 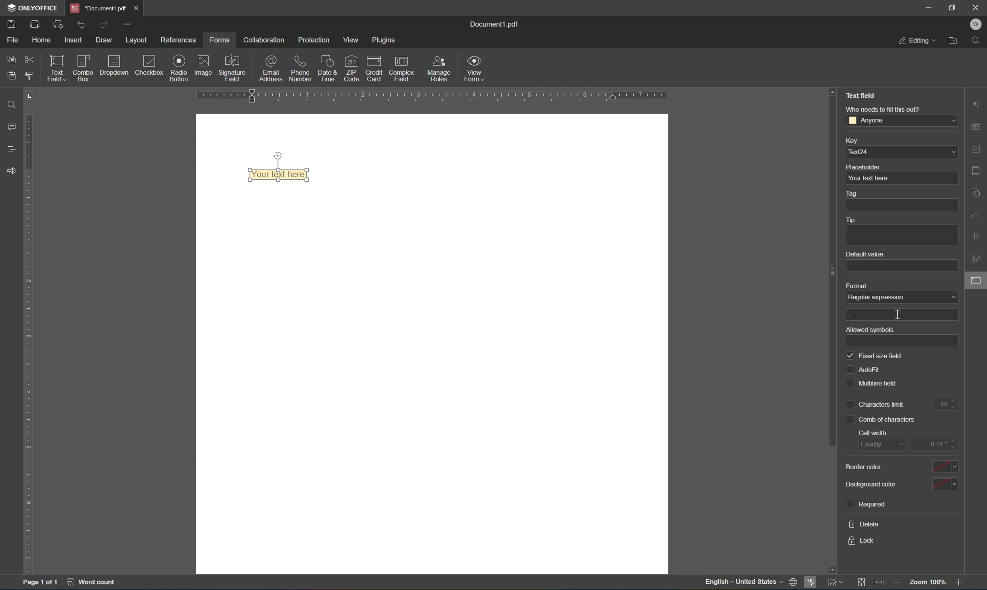 What do you see at coordinates (374, 70) in the screenshot?
I see `credit card` at bounding box center [374, 70].